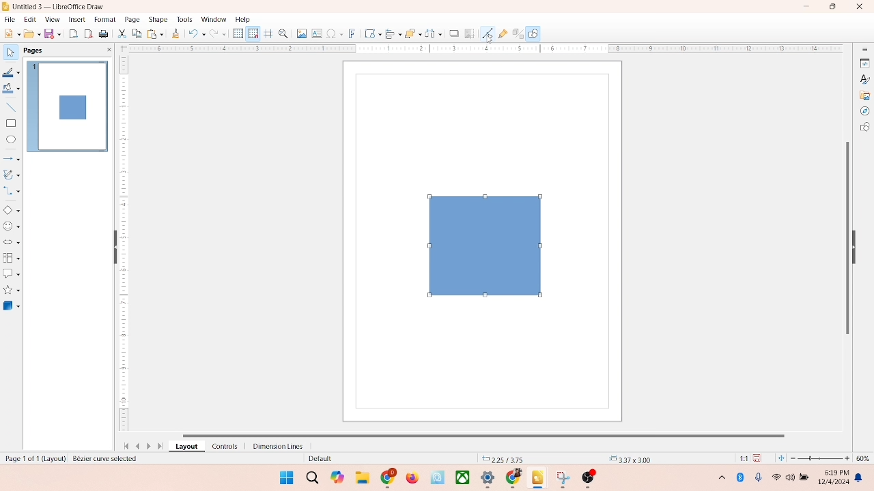 The width and height of the screenshot is (874, 491). I want to click on export, so click(75, 33).